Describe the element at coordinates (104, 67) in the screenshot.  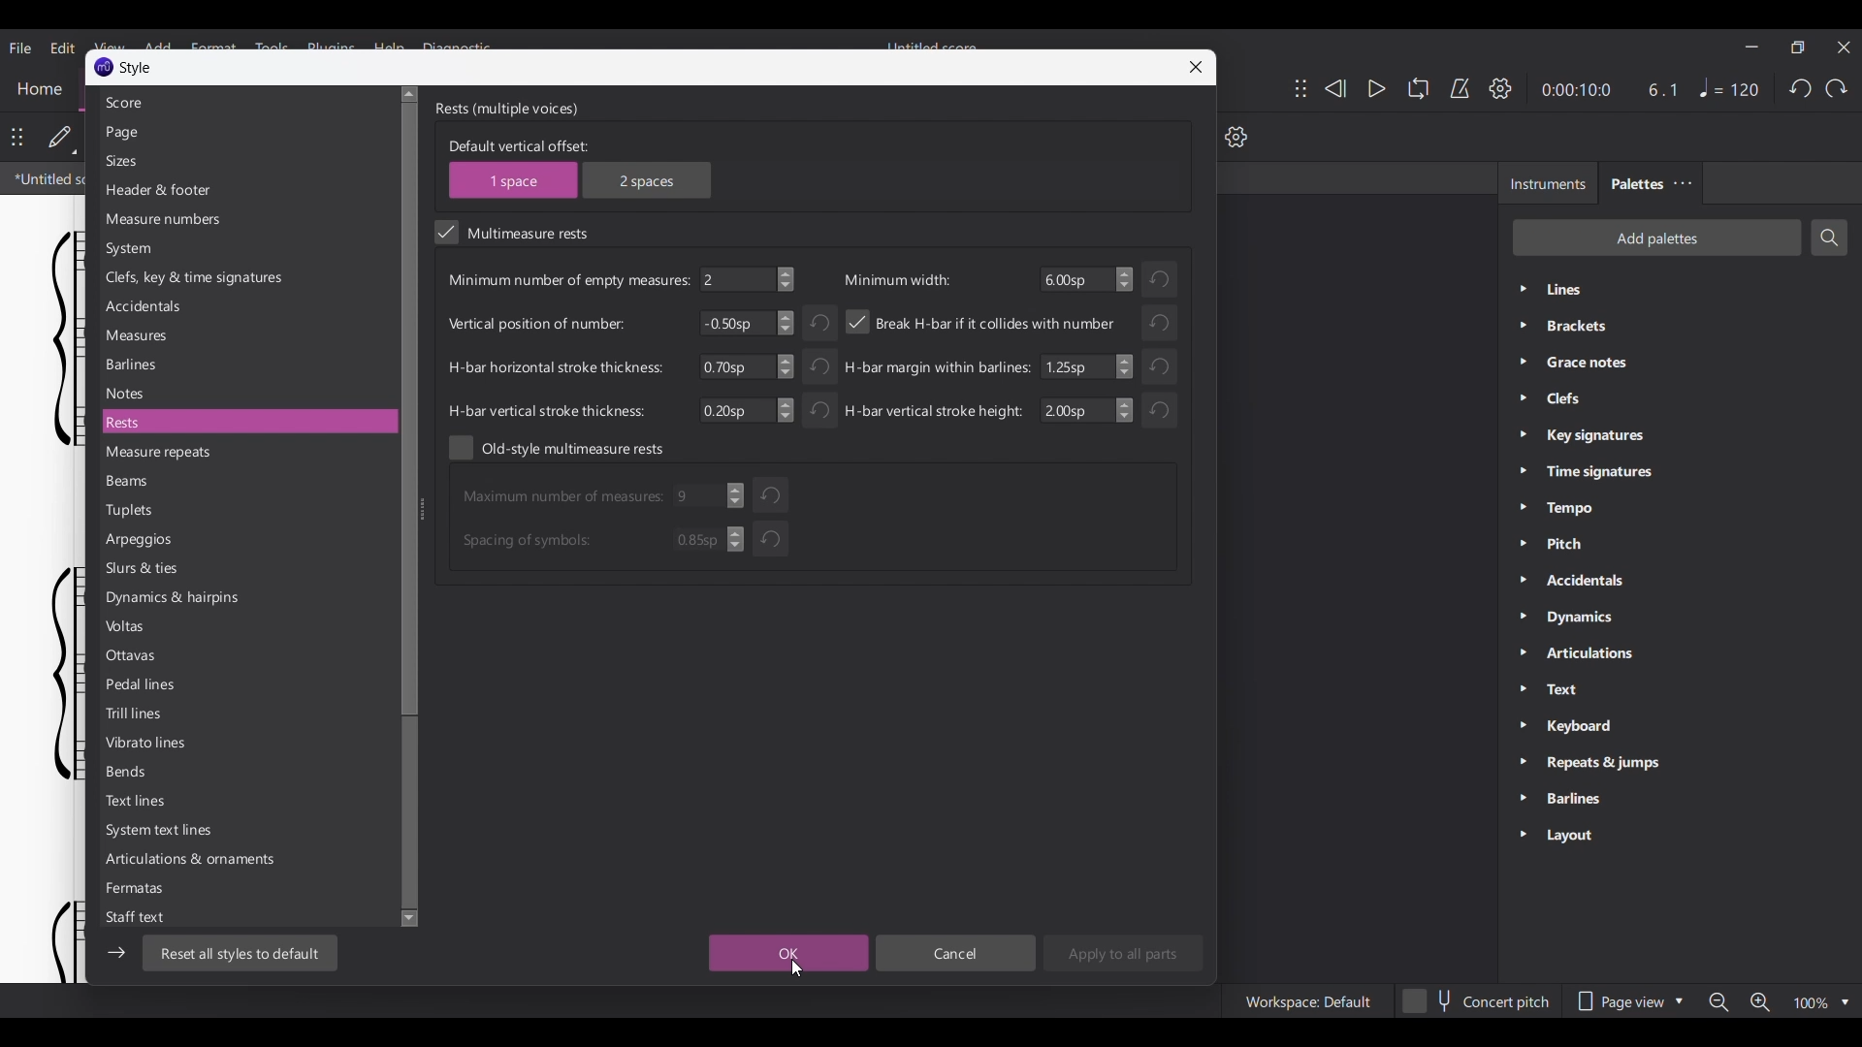
I see `Software logo` at that location.